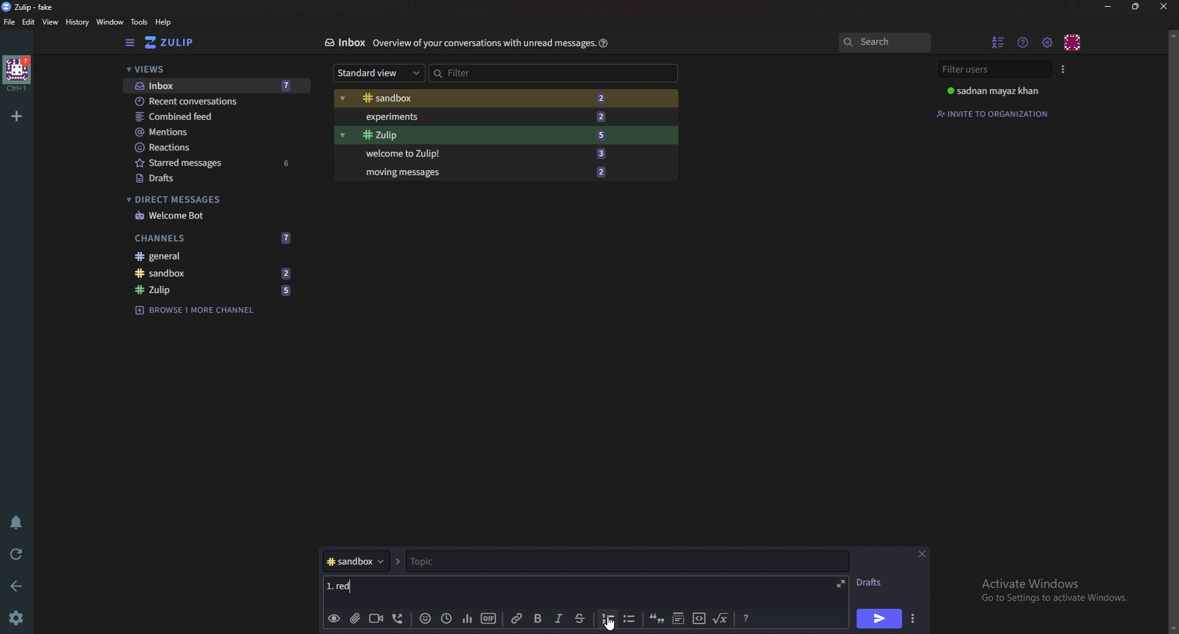 The height and width of the screenshot is (634, 1179). What do you see at coordinates (130, 43) in the screenshot?
I see `Hide sidebar` at bounding box center [130, 43].